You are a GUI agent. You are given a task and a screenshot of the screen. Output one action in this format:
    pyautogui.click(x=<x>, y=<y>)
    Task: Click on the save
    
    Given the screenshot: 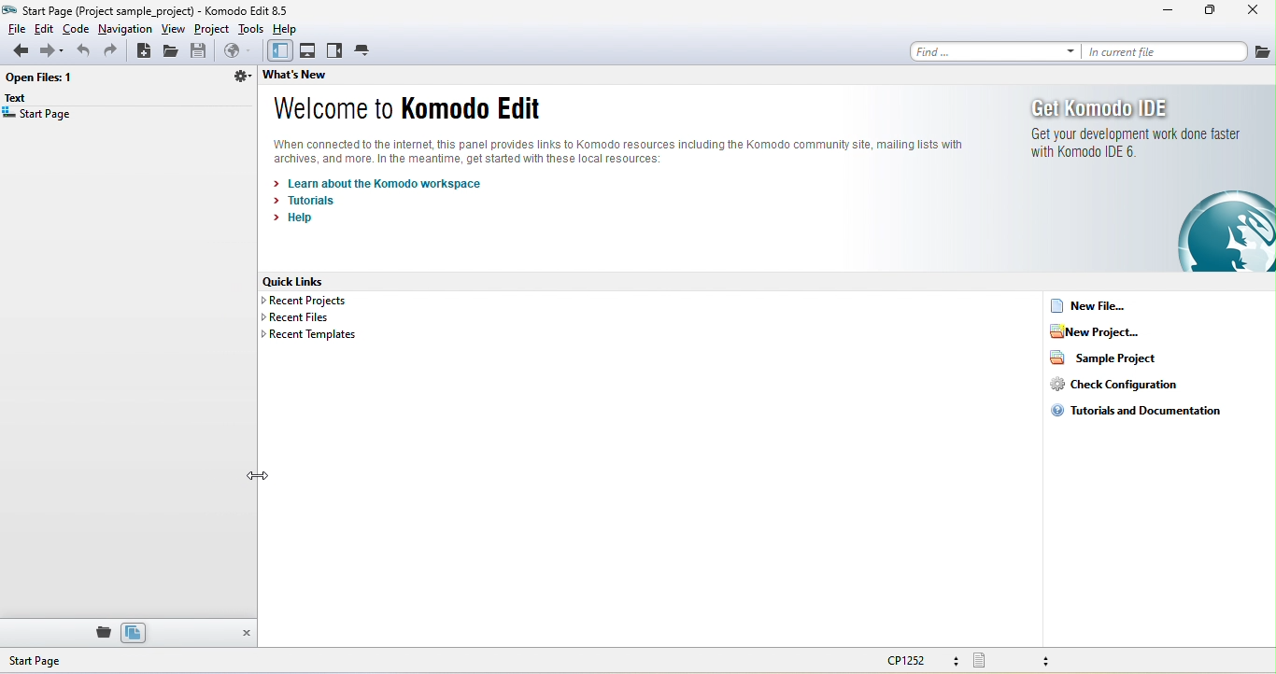 What is the action you would take?
    pyautogui.click(x=201, y=51)
    